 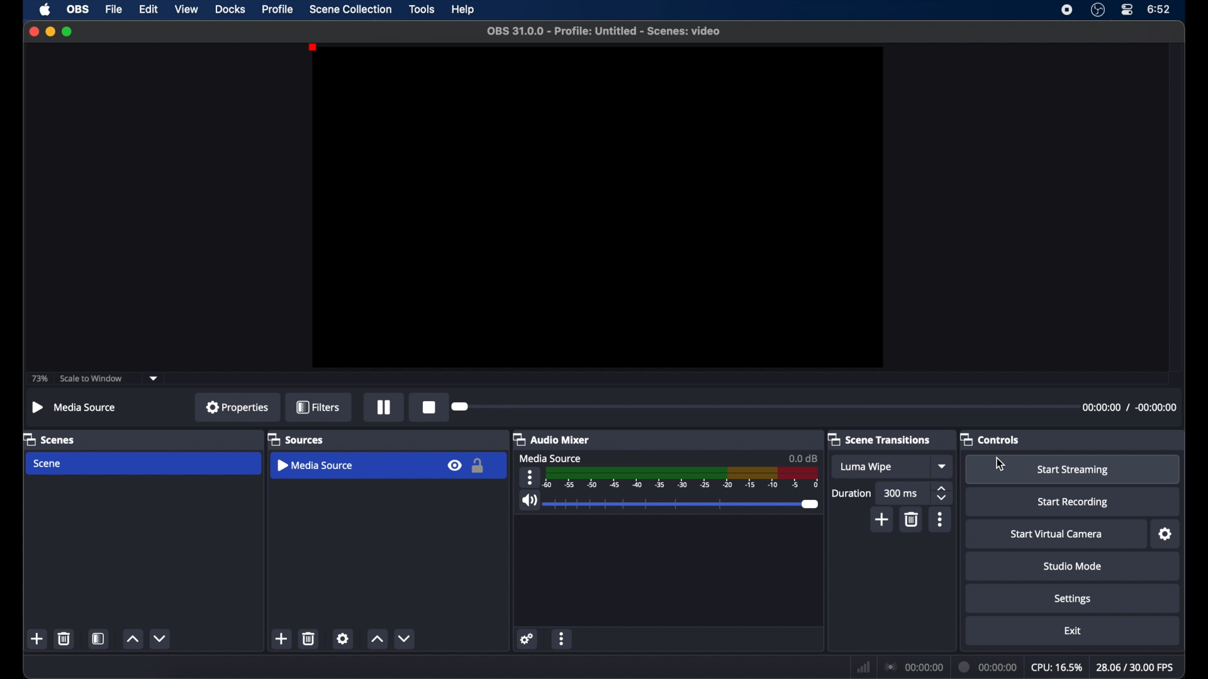 What do you see at coordinates (344, 638) in the screenshot?
I see `settings` at bounding box center [344, 638].